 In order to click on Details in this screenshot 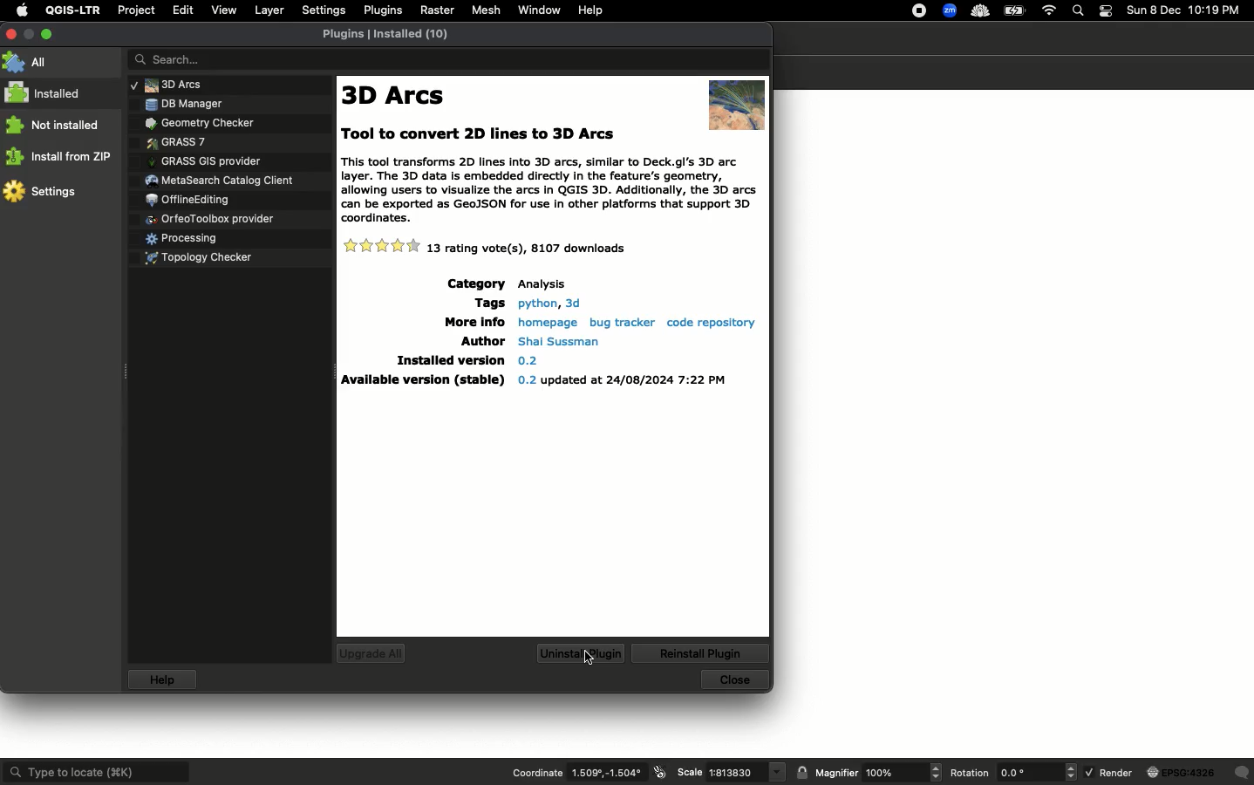, I will do `click(535, 381)`.